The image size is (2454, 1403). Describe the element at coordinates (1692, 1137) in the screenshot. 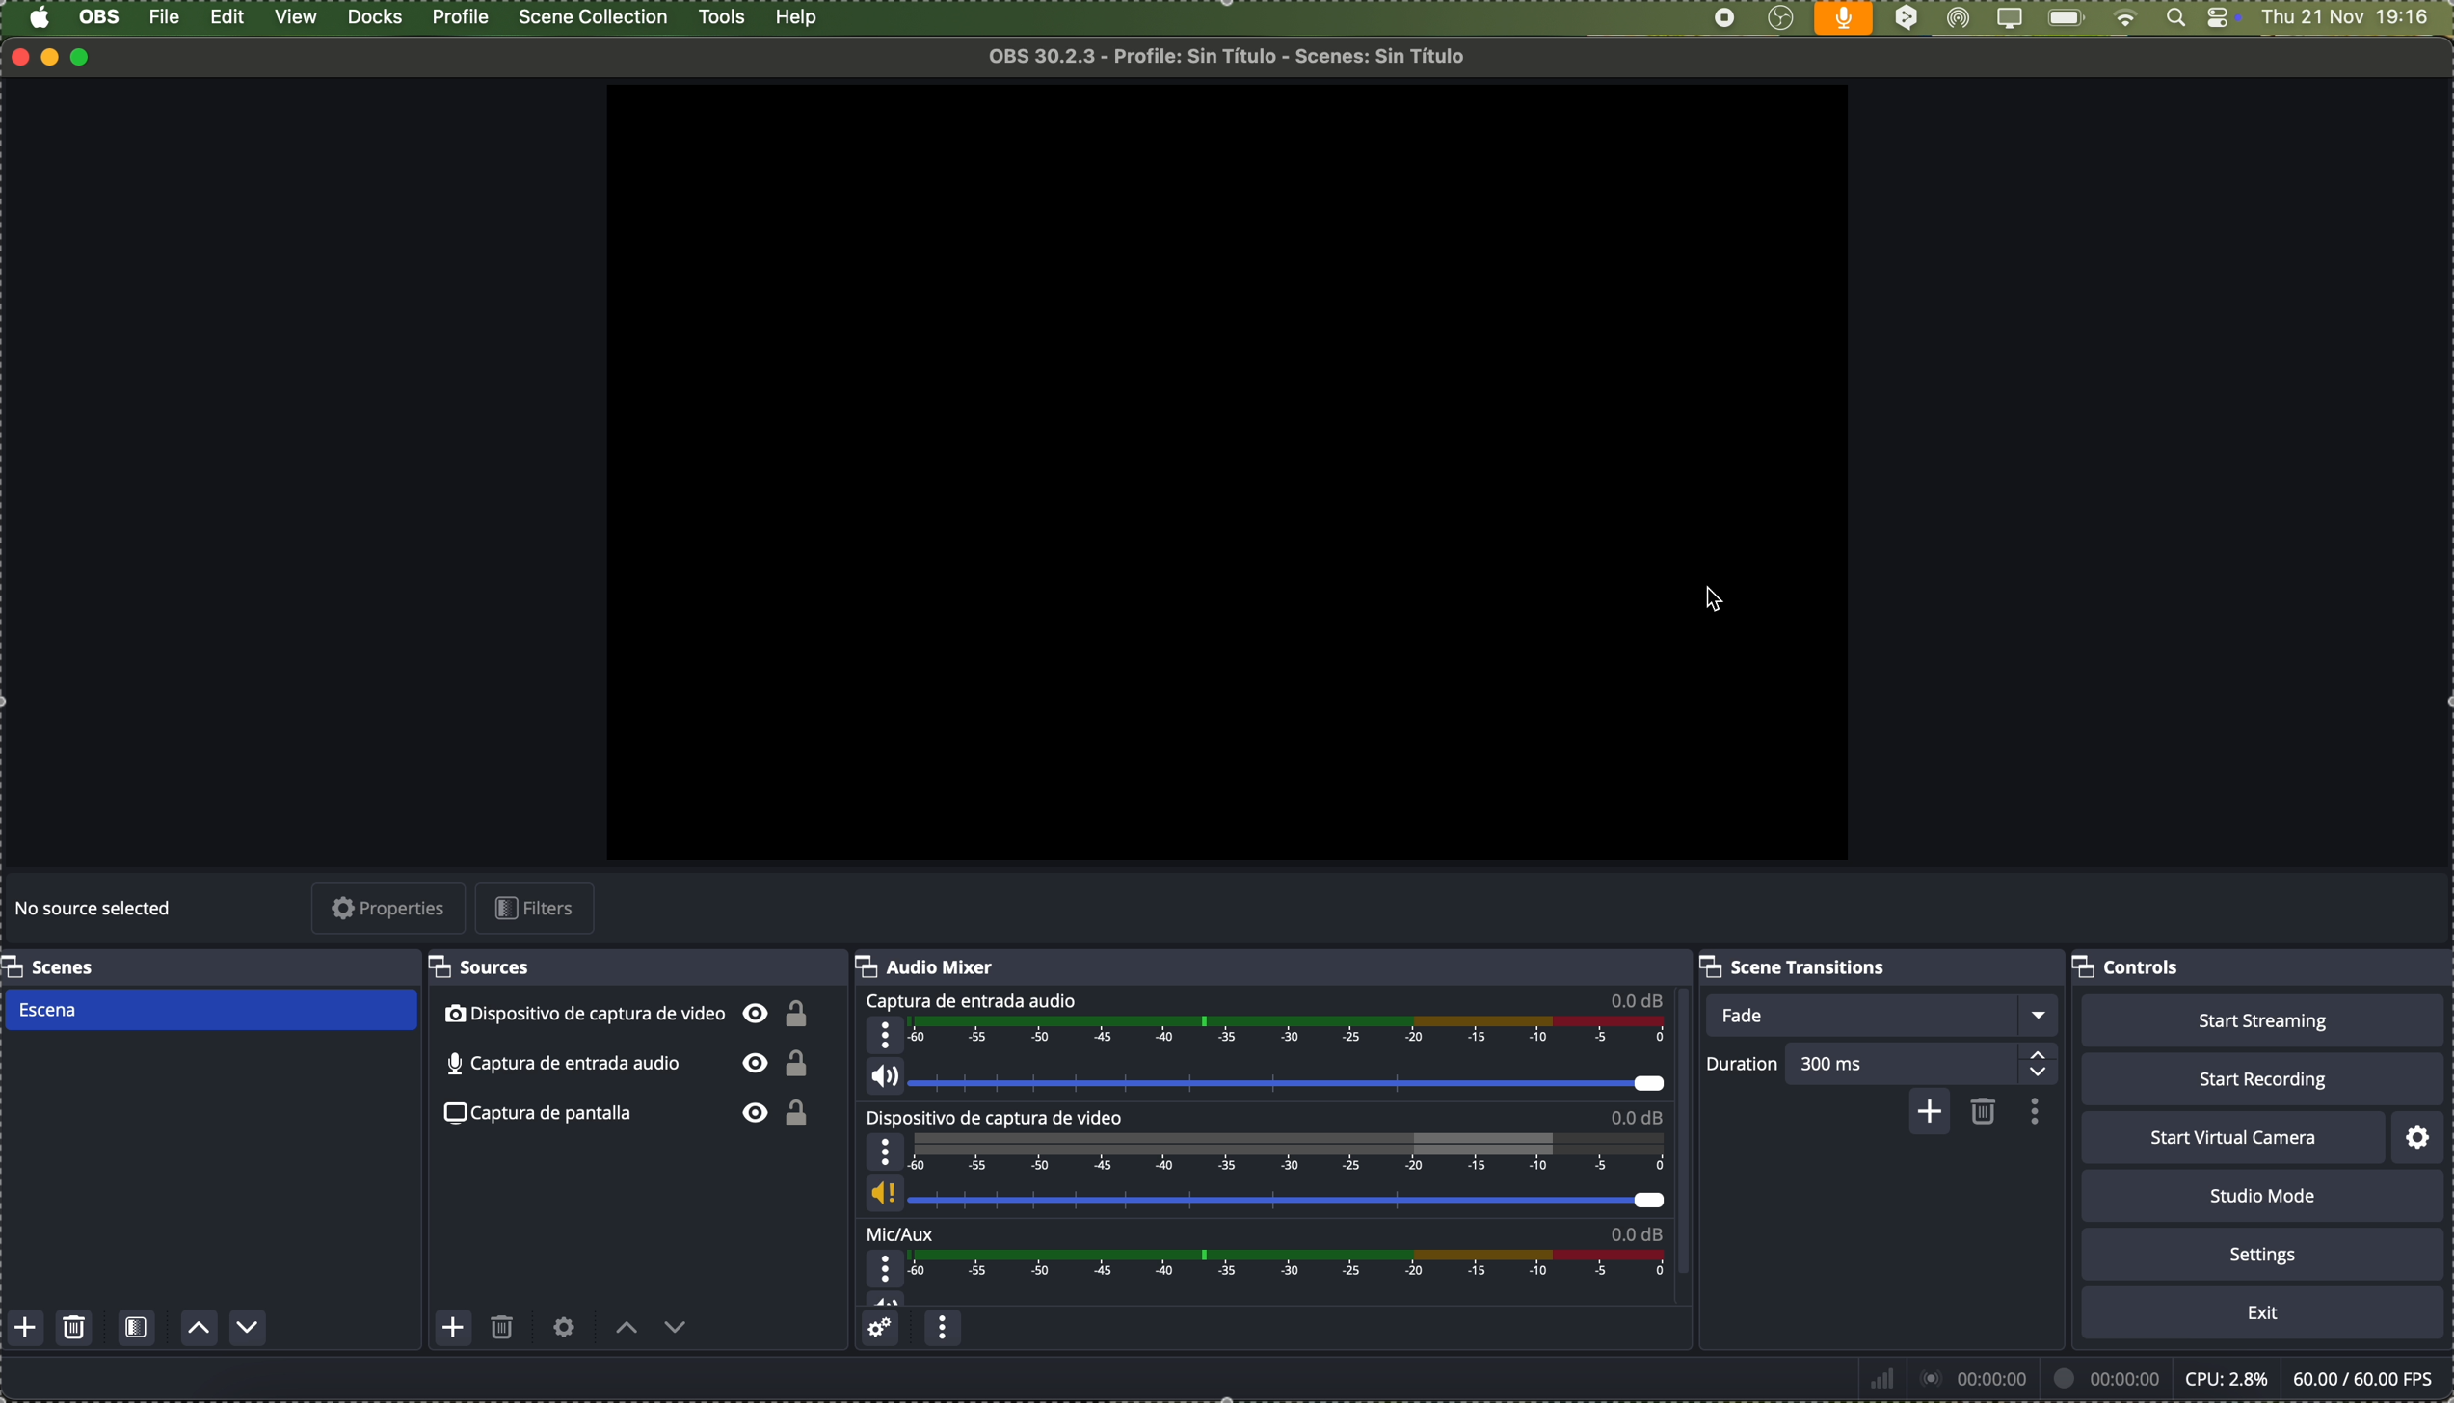

I see `scroll bar` at that location.